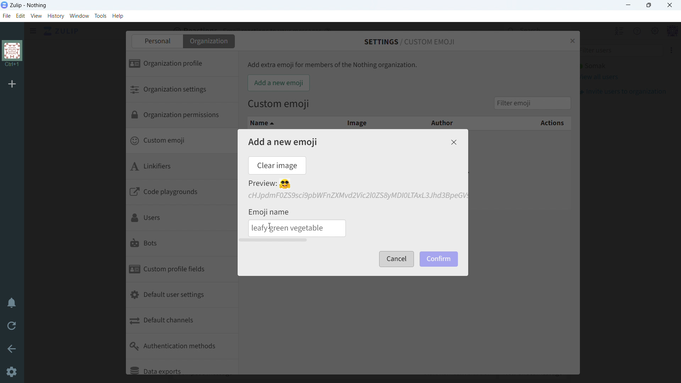 Image resolution: width=681 pixels, height=383 pixels. Describe the element at coordinates (182, 193) in the screenshot. I see `code playgrounds` at that location.